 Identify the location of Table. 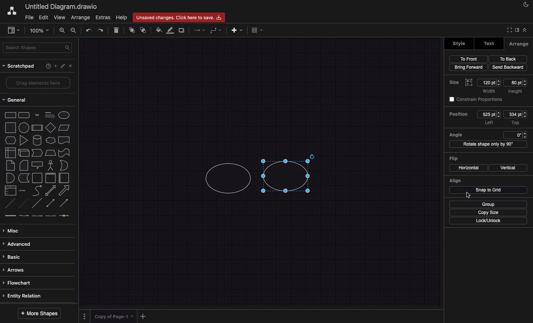
(256, 31).